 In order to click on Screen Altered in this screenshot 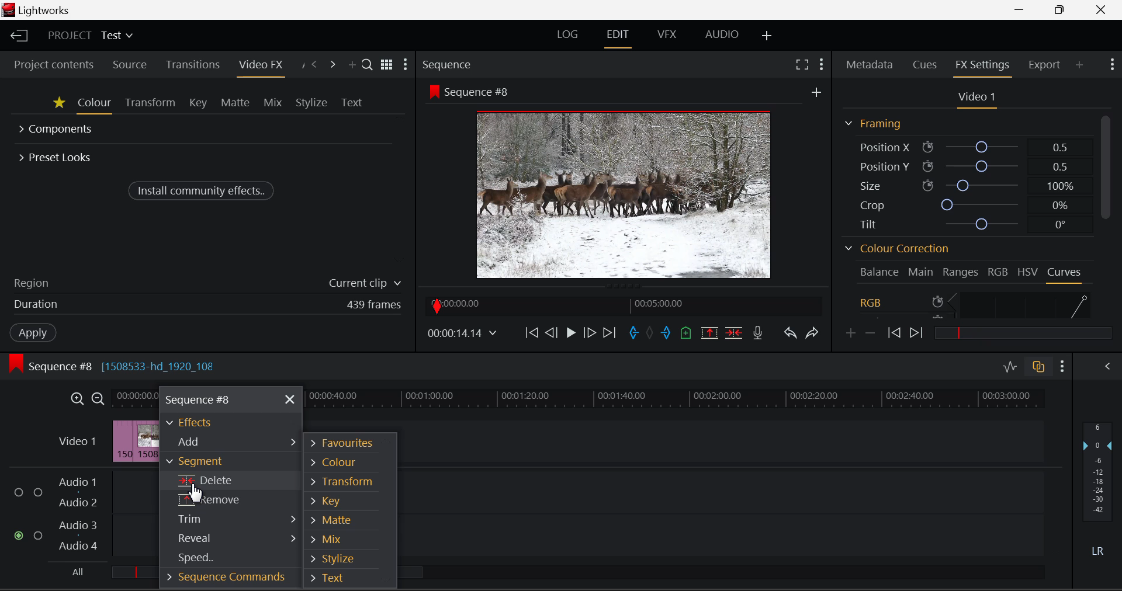, I will do `click(624, 194)`.